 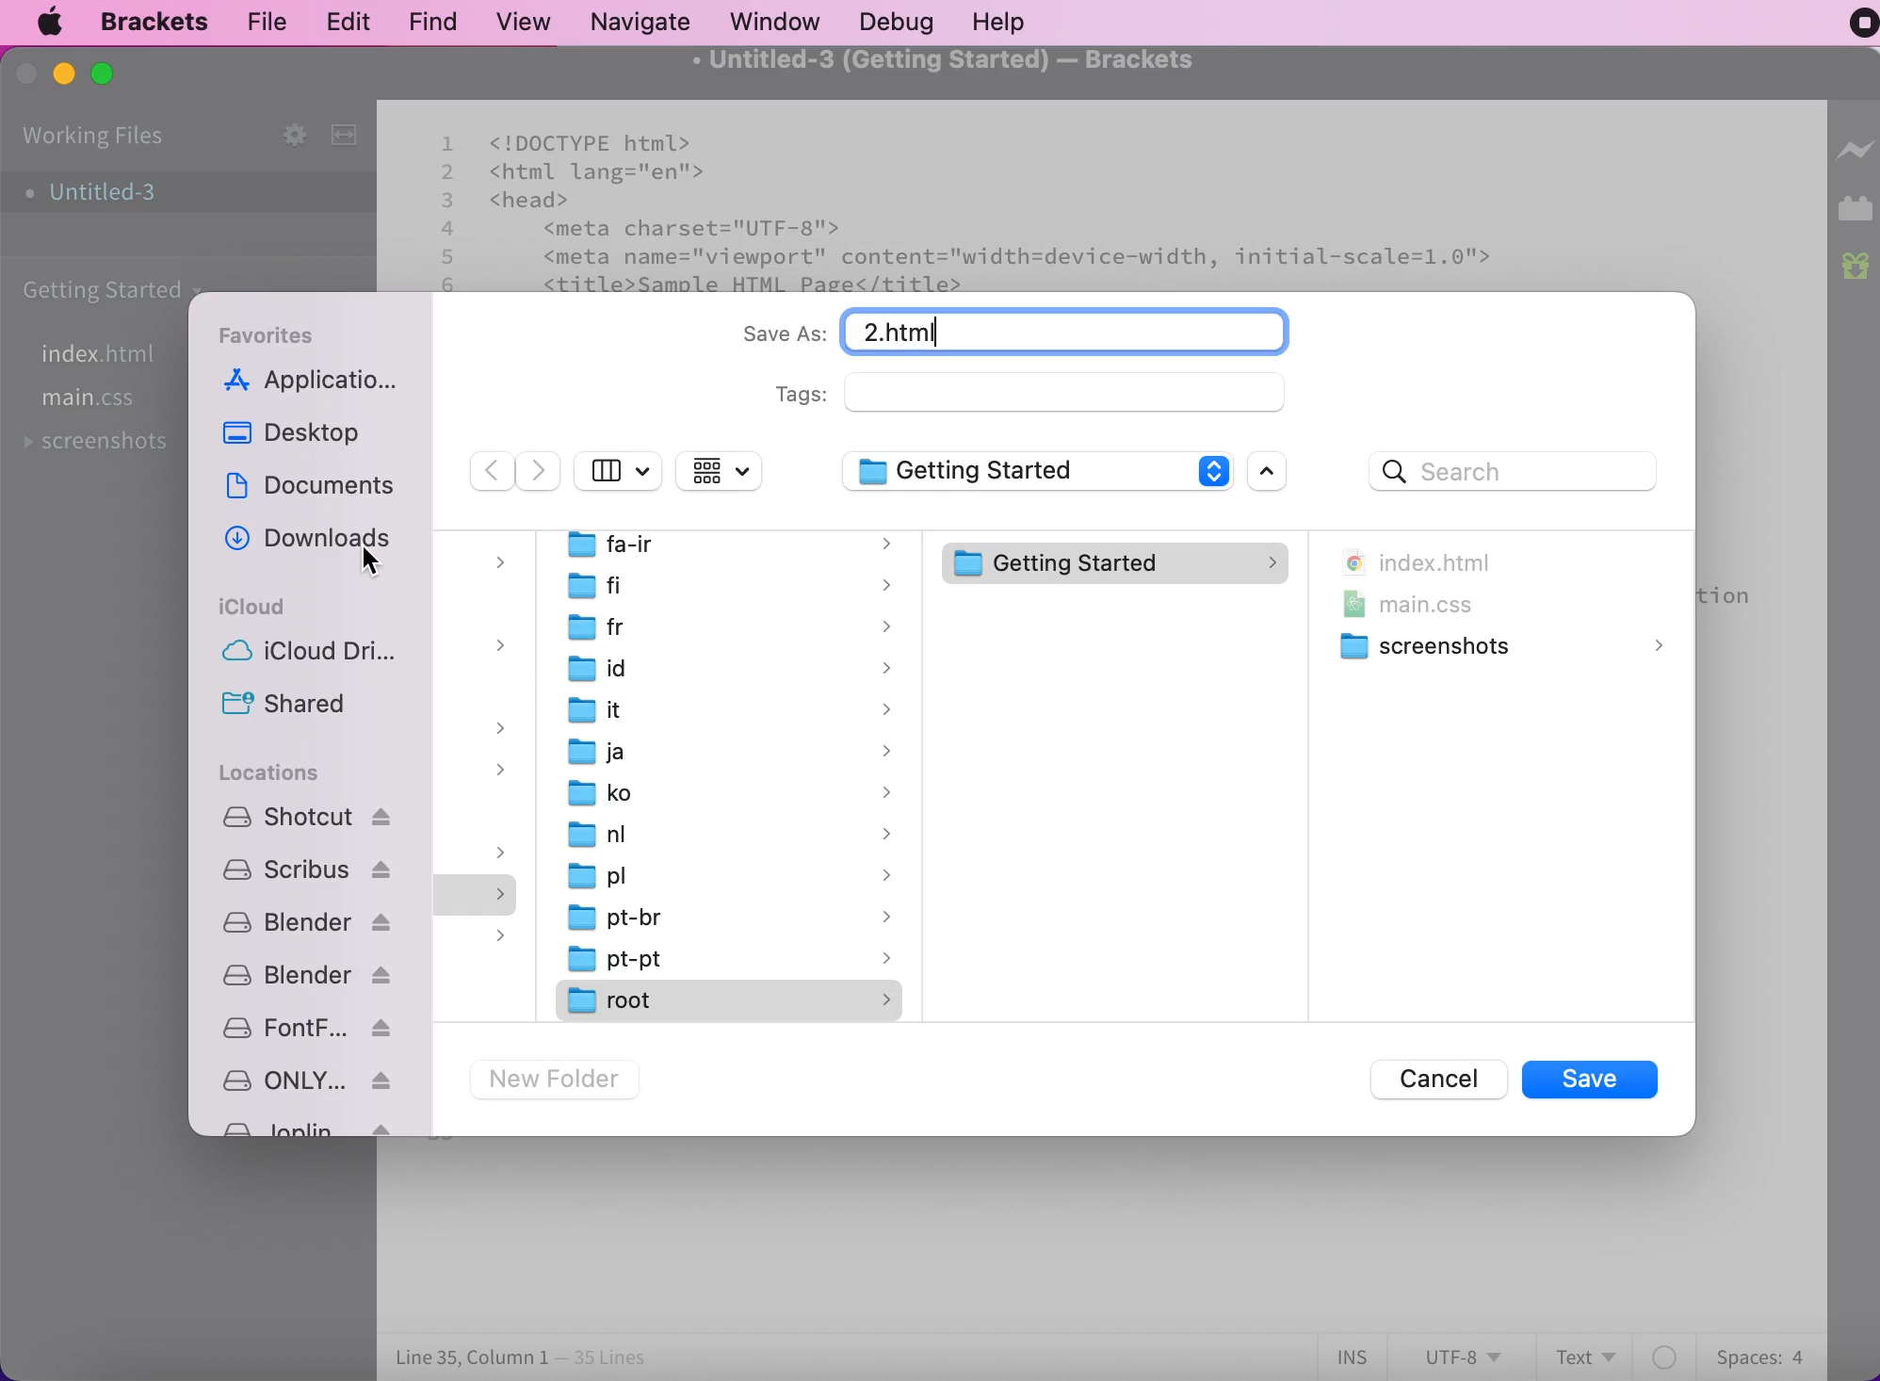 What do you see at coordinates (1596, 1082) in the screenshot?
I see `save` at bounding box center [1596, 1082].